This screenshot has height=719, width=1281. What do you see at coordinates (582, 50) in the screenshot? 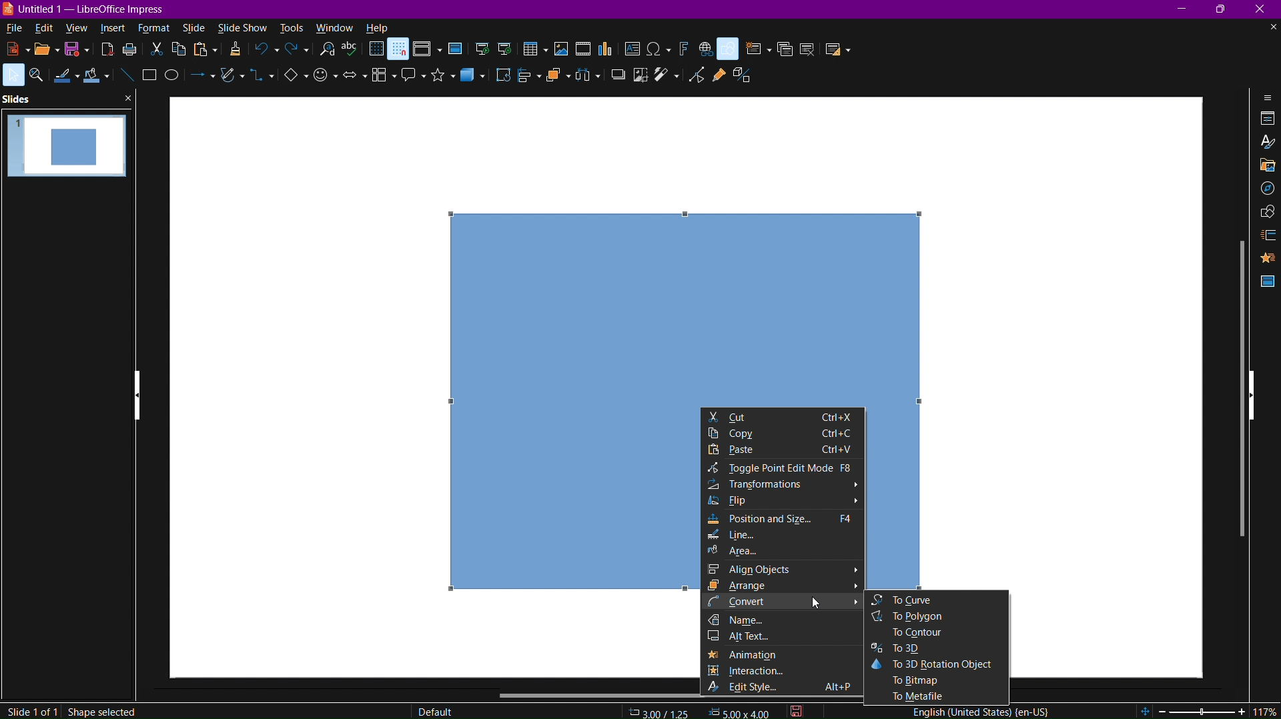
I see `Insert Media or Audio` at bounding box center [582, 50].